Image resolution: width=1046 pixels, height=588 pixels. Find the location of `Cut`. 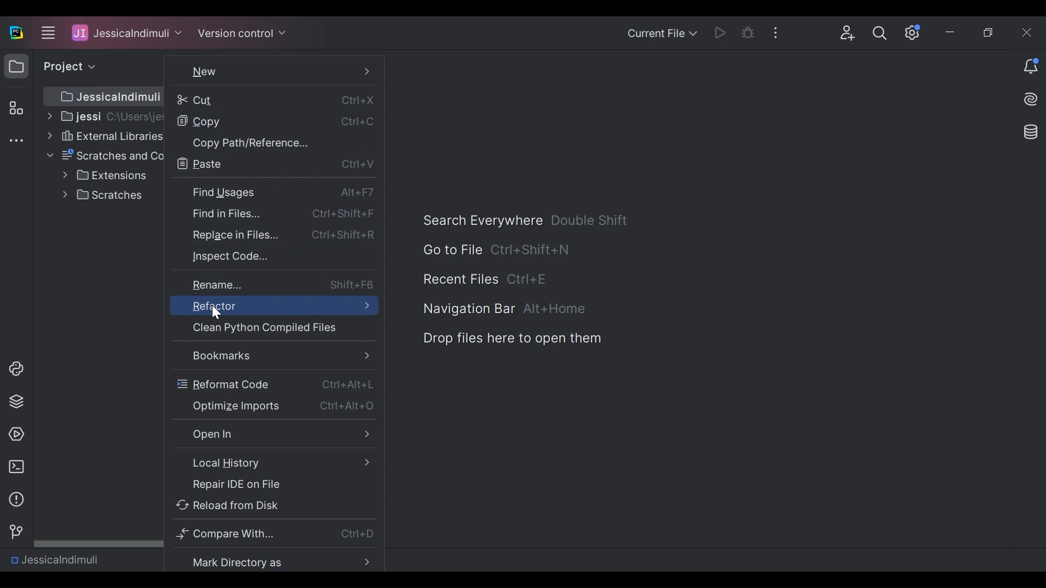

Cut is located at coordinates (272, 99).